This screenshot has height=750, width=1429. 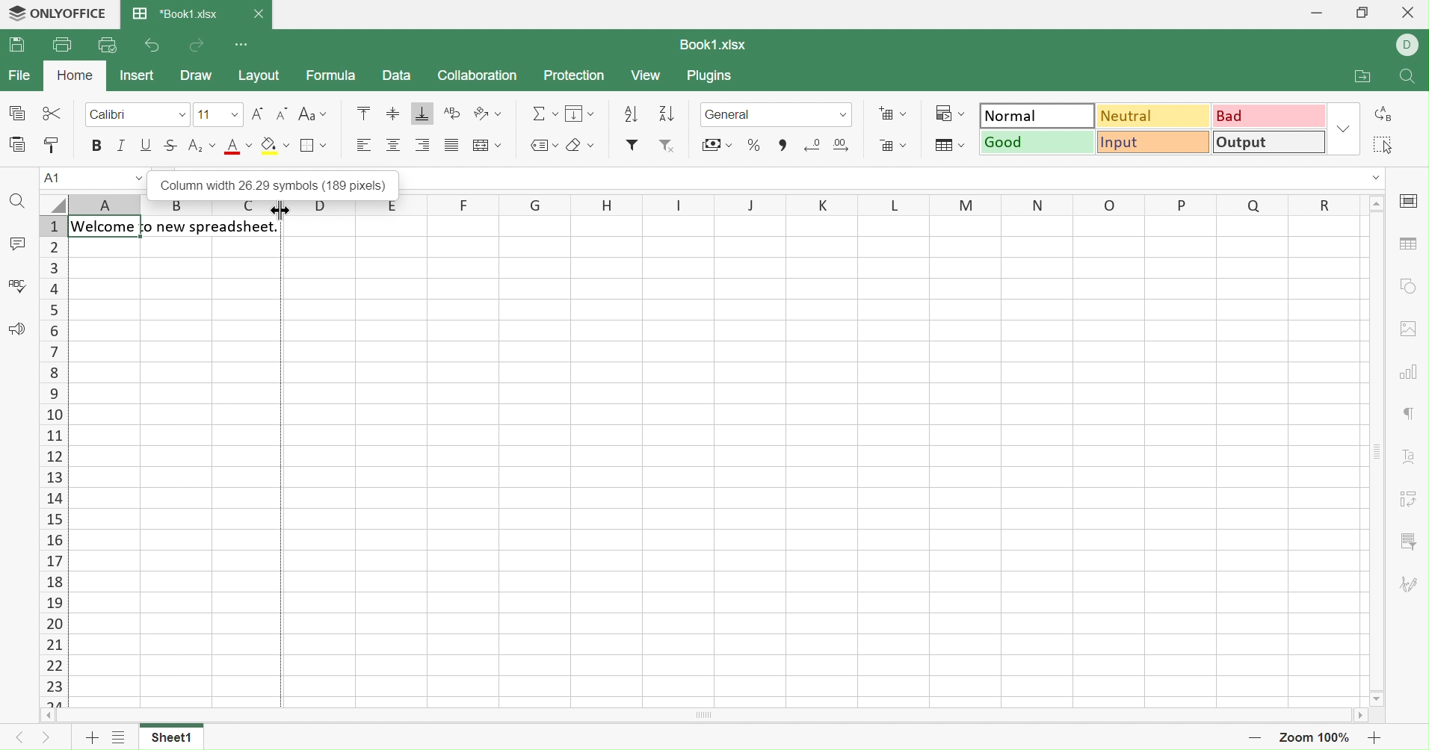 What do you see at coordinates (17, 244) in the screenshot?
I see `Comments` at bounding box center [17, 244].